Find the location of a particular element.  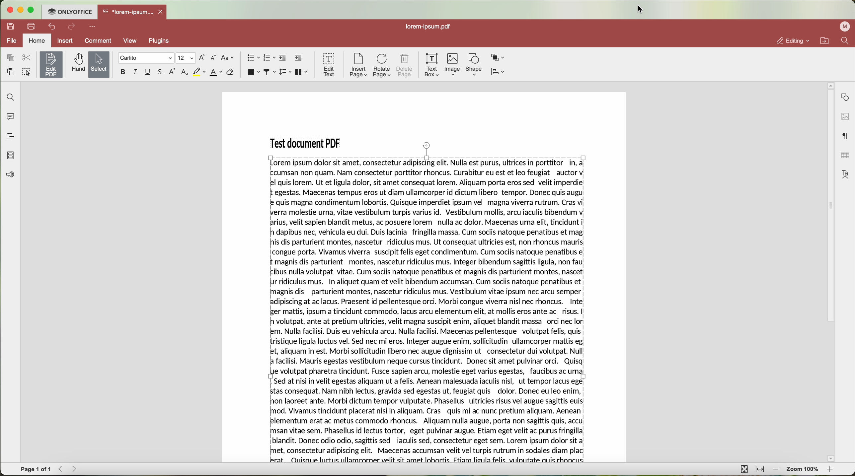

fit to page is located at coordinates (744, 470).